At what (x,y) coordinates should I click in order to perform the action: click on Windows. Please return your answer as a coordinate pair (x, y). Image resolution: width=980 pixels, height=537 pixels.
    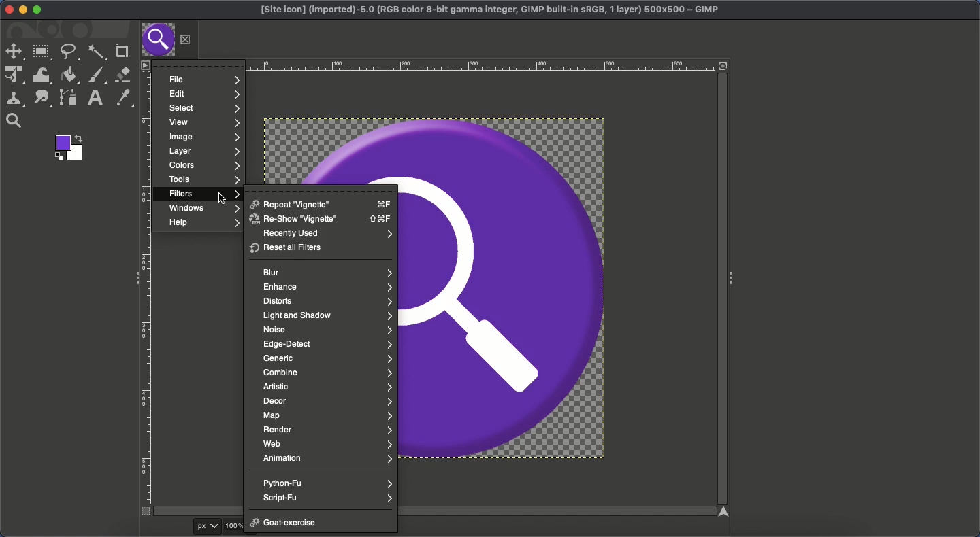
    Looking at the image, I should click on (202, 209).